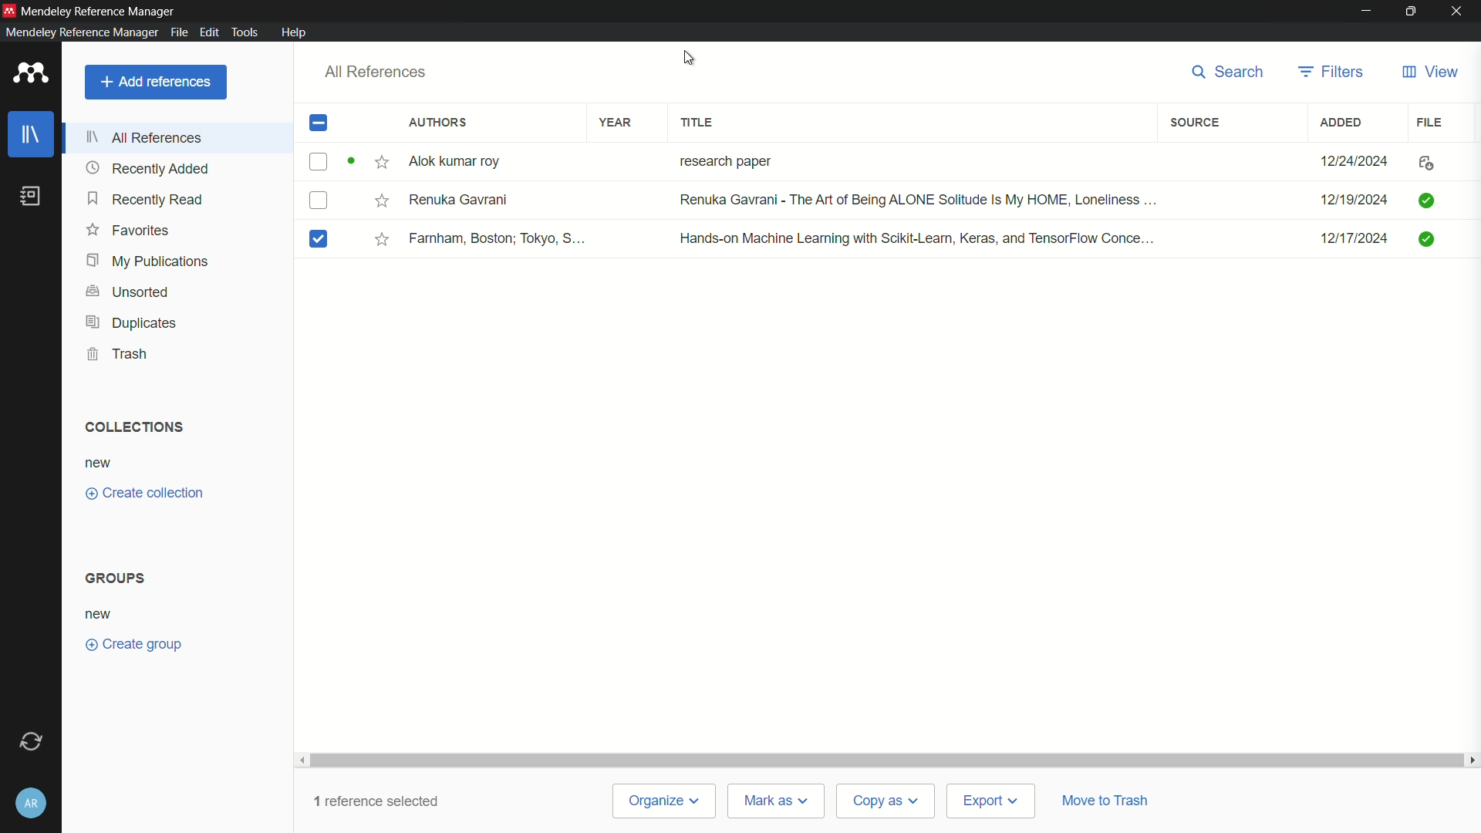 The height and width of the screenshot is (833, 1481). Describe the element at coordinates (1425, 201) in the screenshot. I see `icon` at that location.